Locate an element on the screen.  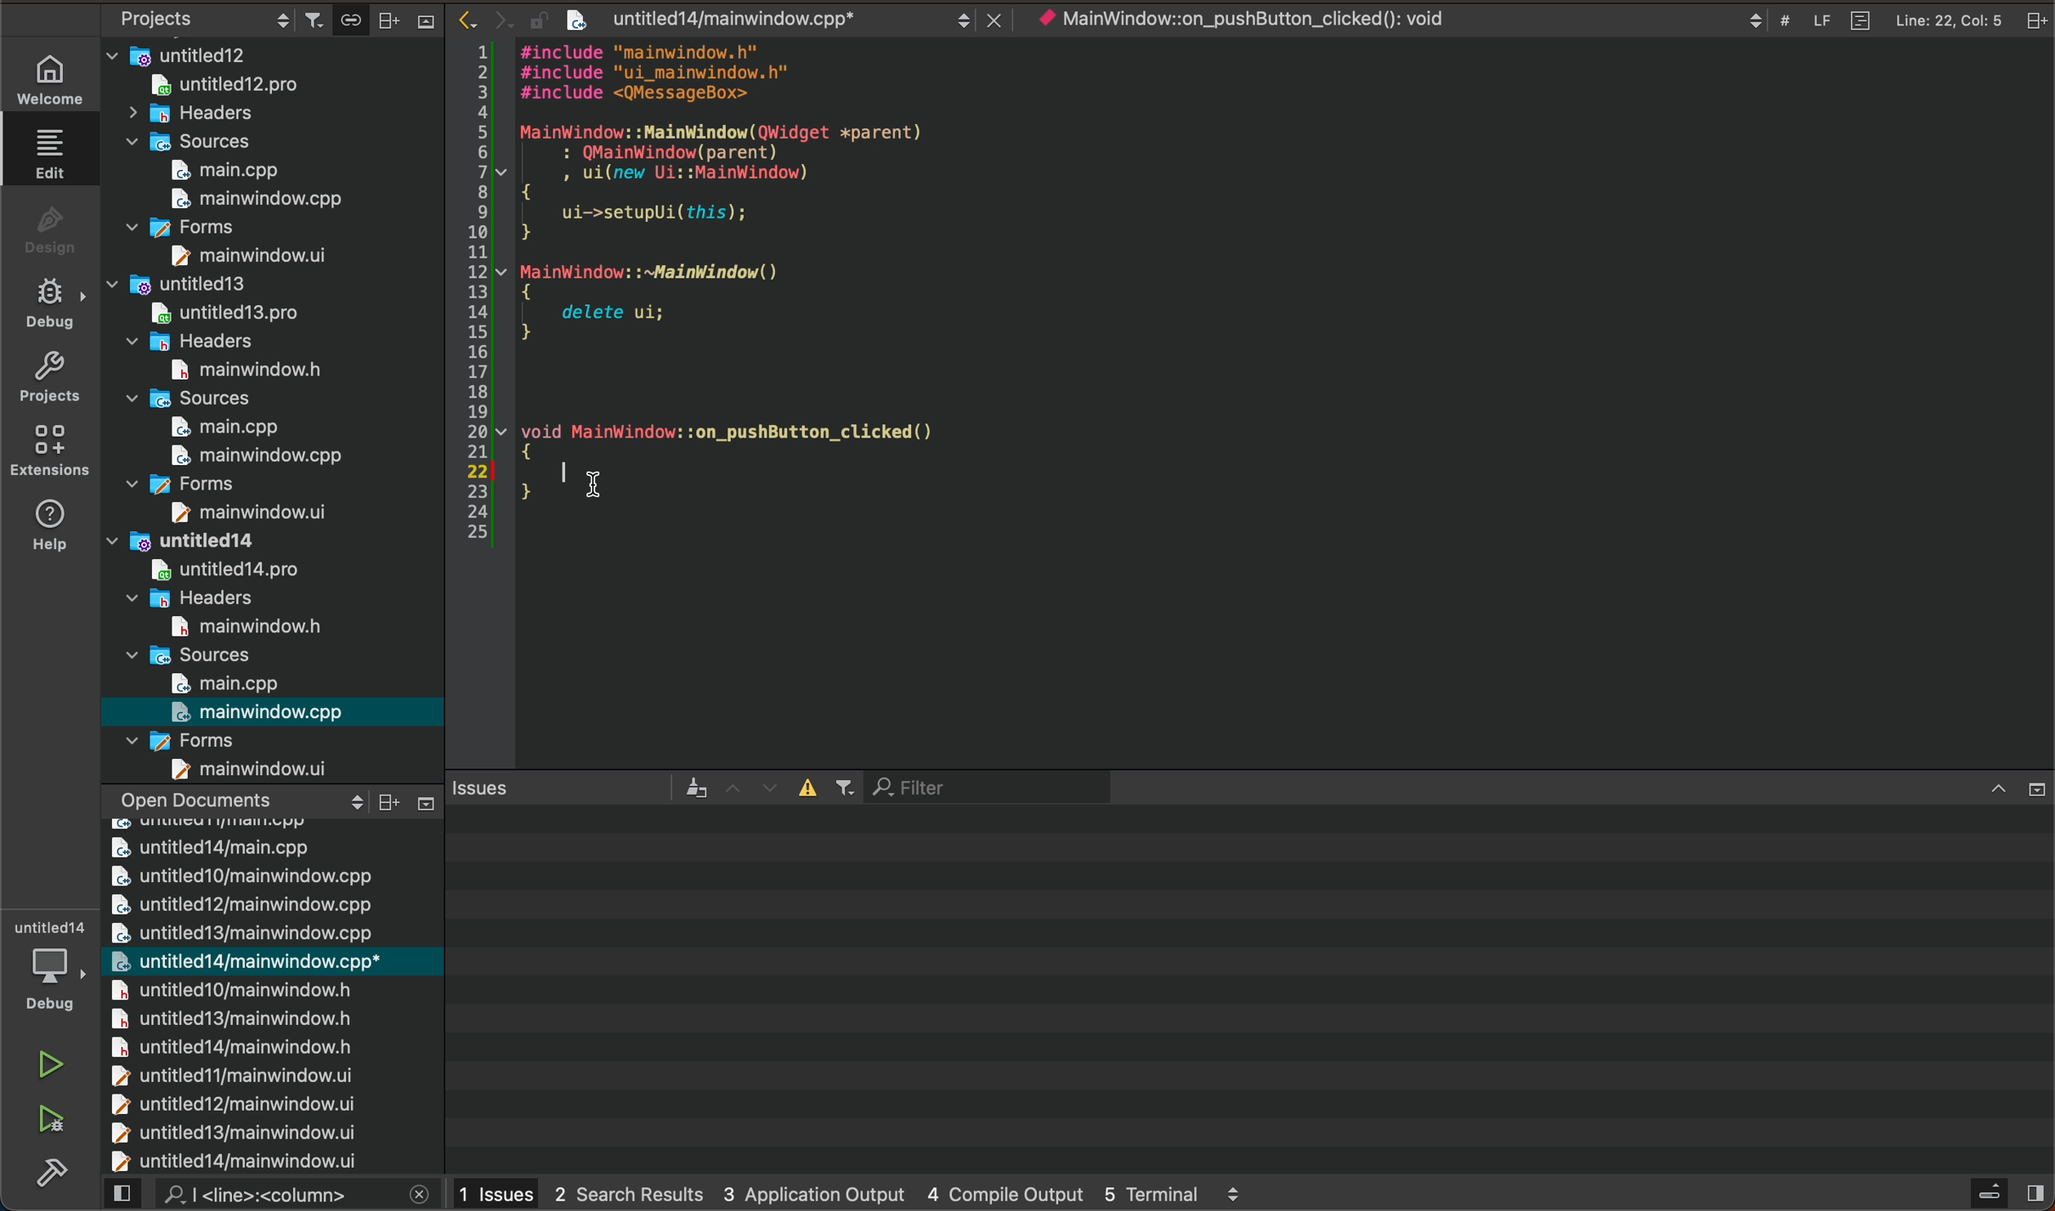
close slide bar is located at coordinates (2010, 788).